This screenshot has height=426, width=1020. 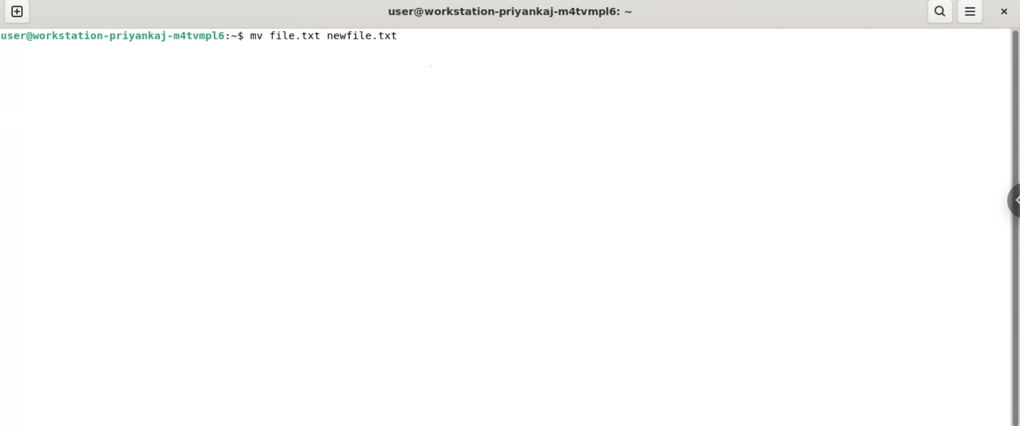 What do you see at coordinates (325, 35) in the screenshot?
I see `mv file.txt newfile.txt` at bounding box center [325, 35].